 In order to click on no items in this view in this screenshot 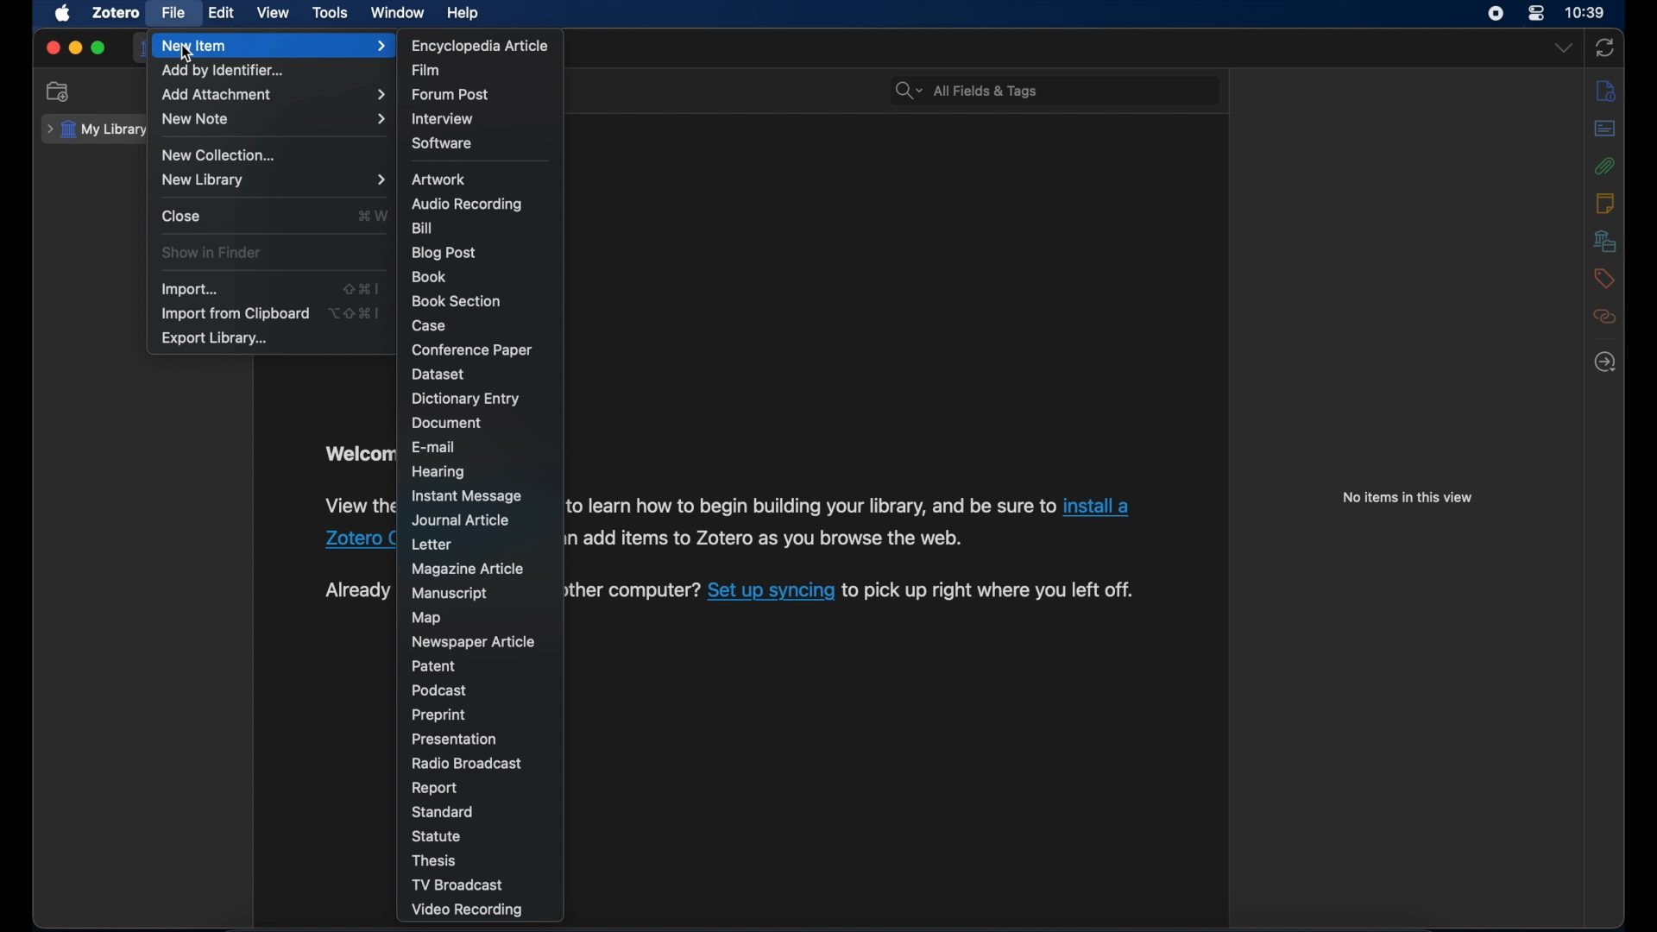, I will do `click(1408, 497)`.